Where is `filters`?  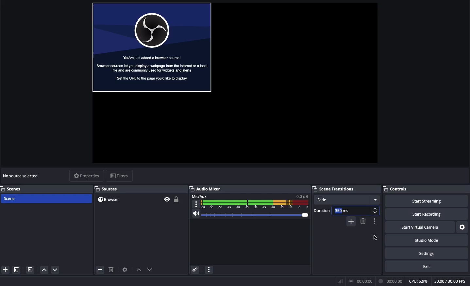 filters is located at coordinates (121, 176).